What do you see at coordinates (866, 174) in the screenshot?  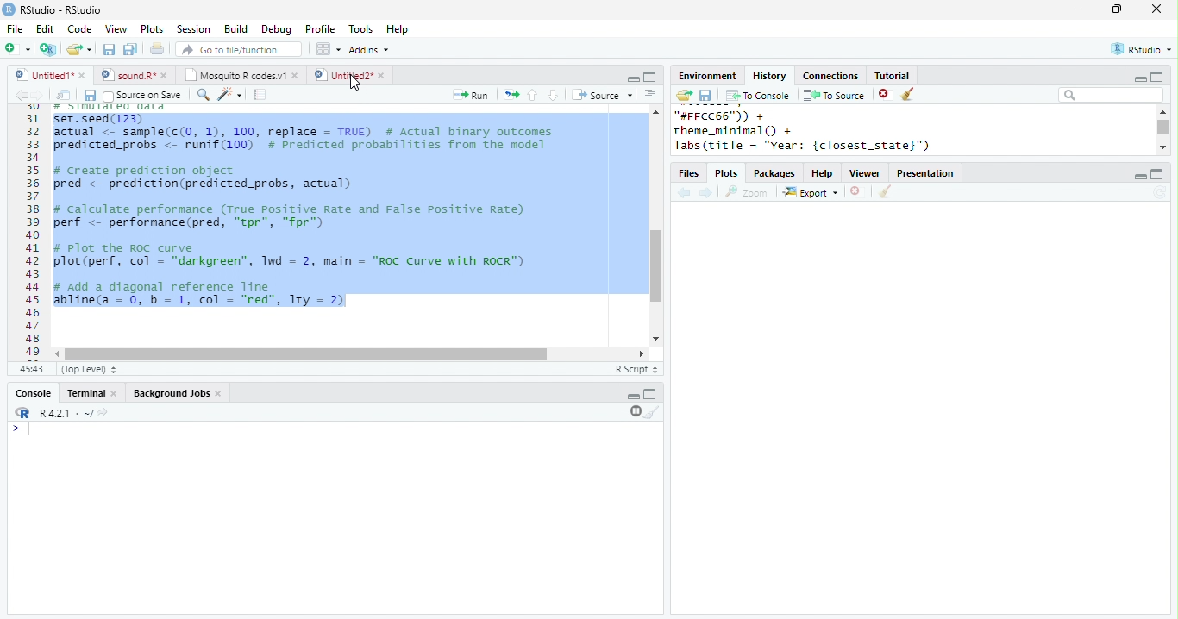 I see `Viewer` at bounding box center [866, 174].